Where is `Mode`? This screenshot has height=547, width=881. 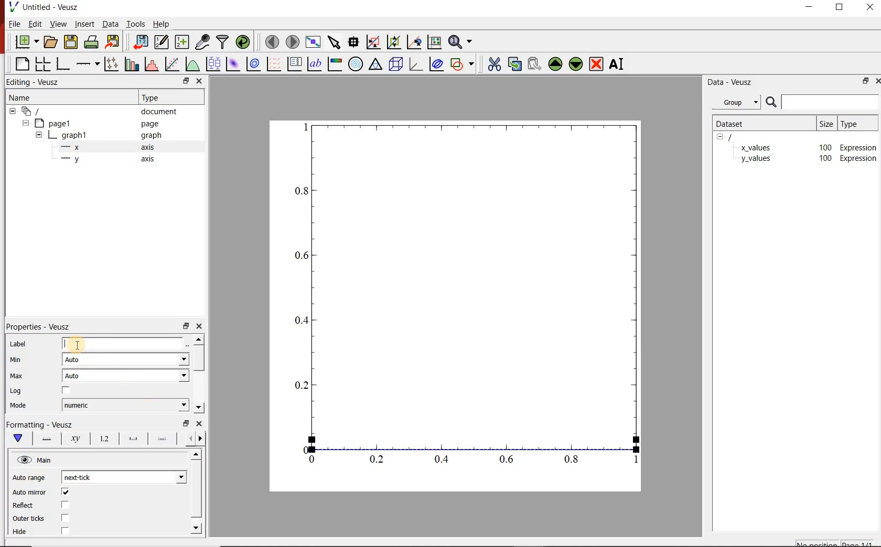 Mode is located at coordinates (18, 405).